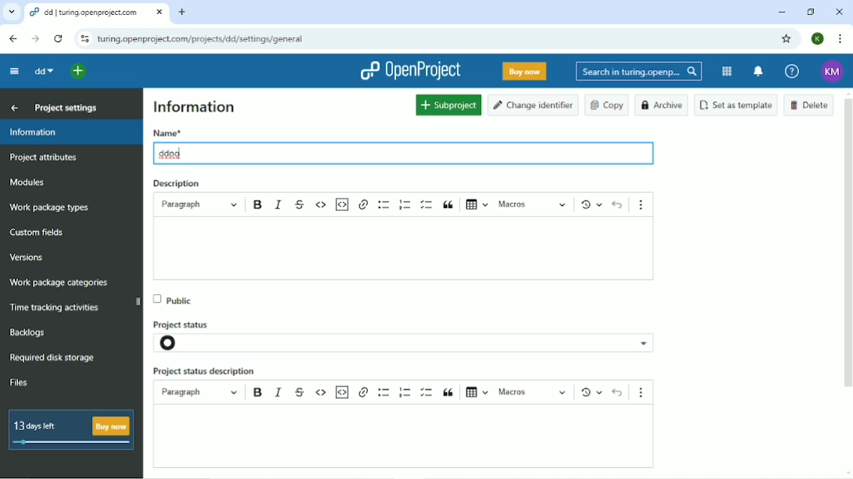 This screenshot has height=479, width=853. What do you see at coordinates (195, 106) in the screenshot?
I see `Information` at bounding box center [195, 106].